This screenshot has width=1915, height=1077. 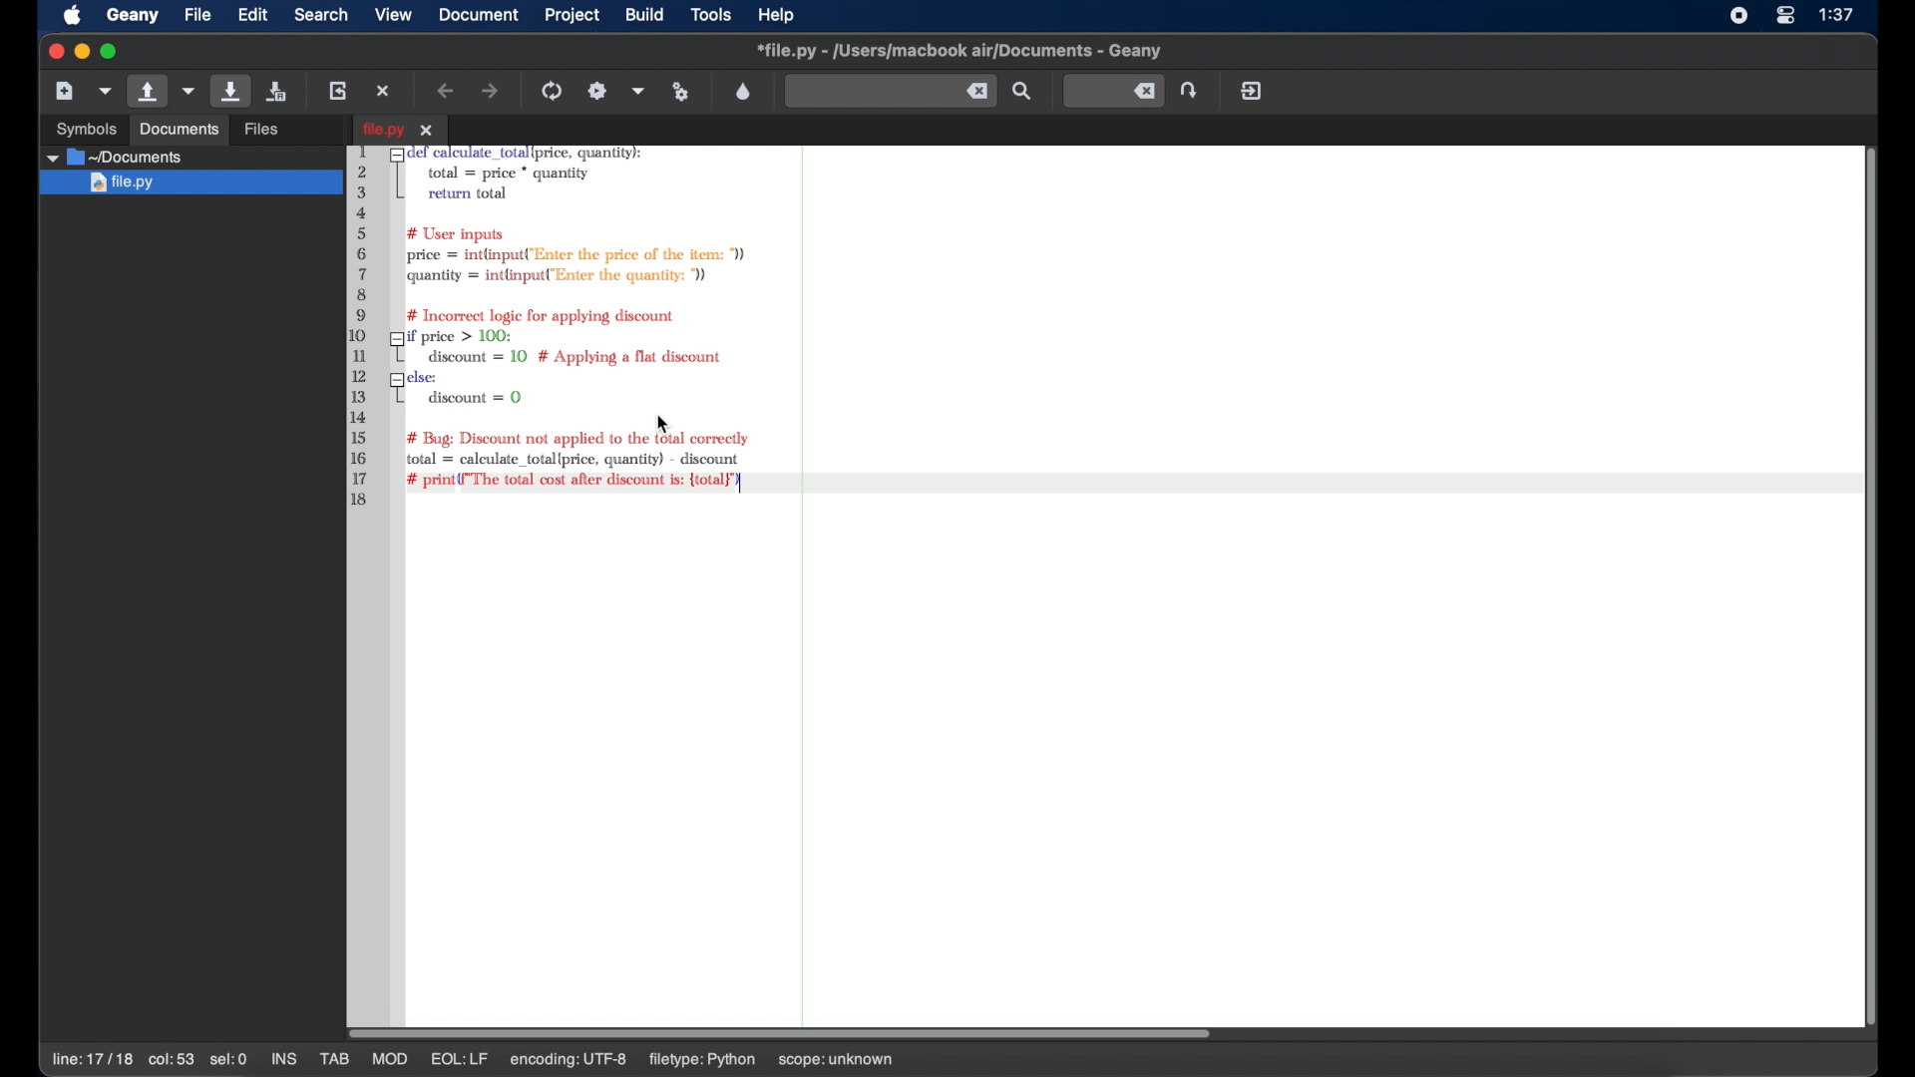 What do you see at coordinates (106, 91) in the screenshot?
I see `create file from template` at bounding box center [106, 91].